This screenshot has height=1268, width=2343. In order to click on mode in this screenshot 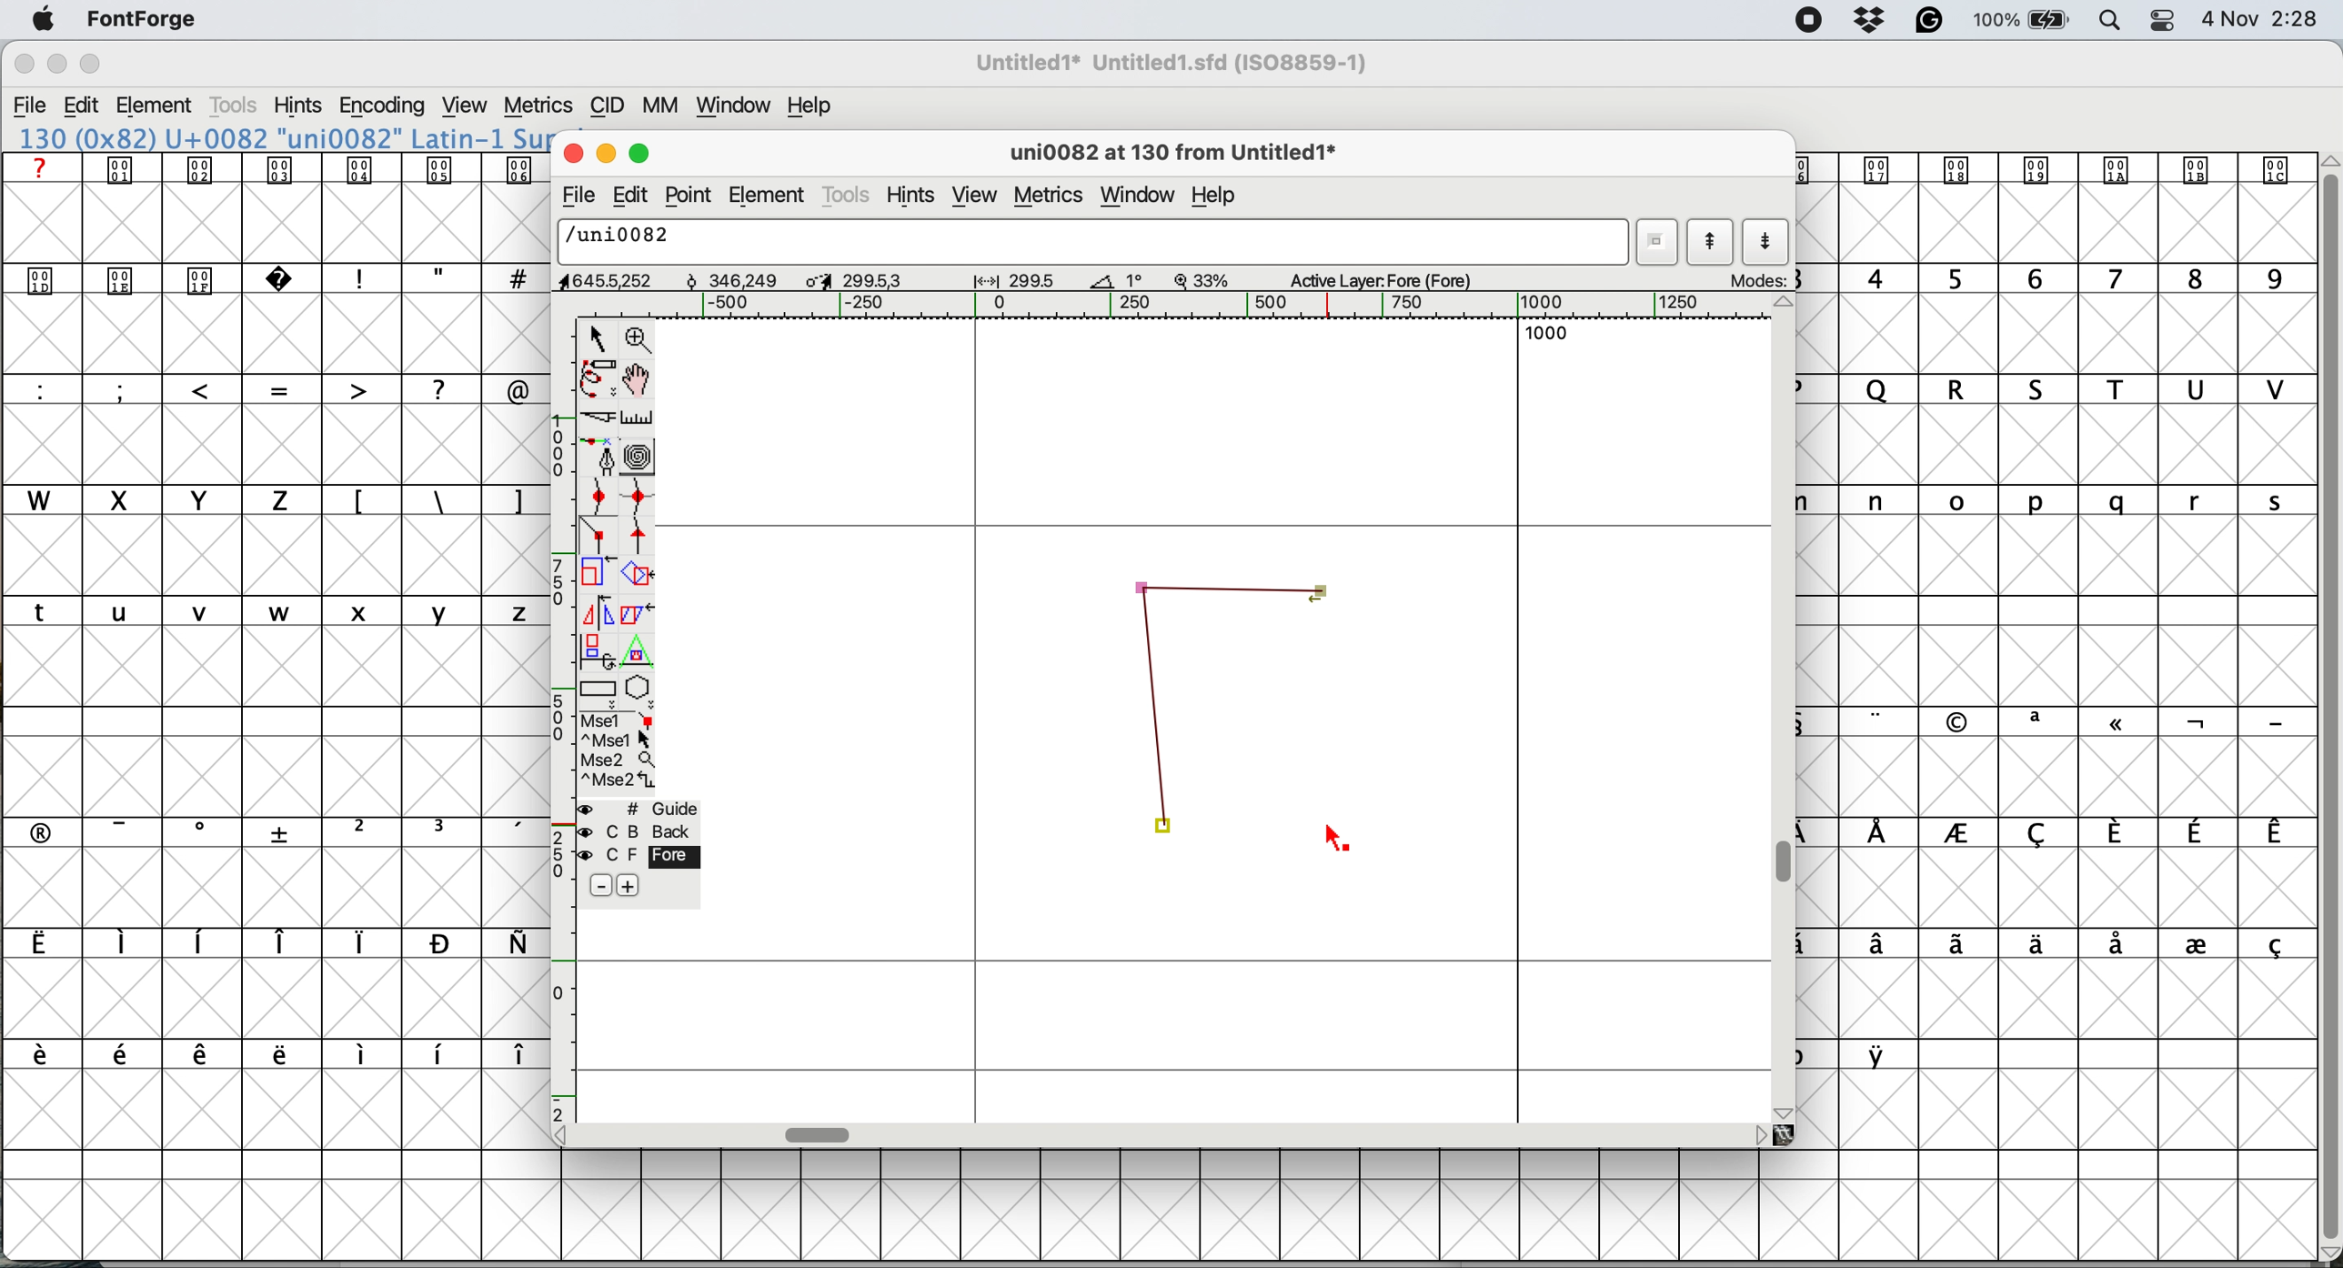, I will do `click(1755, 279)`.